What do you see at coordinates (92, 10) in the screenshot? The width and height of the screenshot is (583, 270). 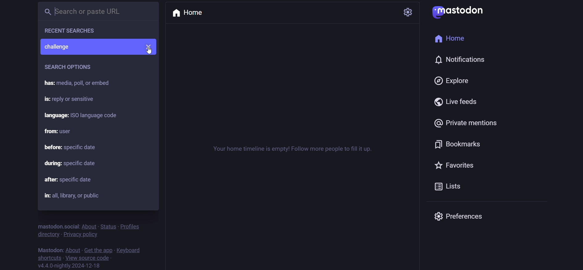 I see `SEARCH BAR` at bounding box center [92, 10].